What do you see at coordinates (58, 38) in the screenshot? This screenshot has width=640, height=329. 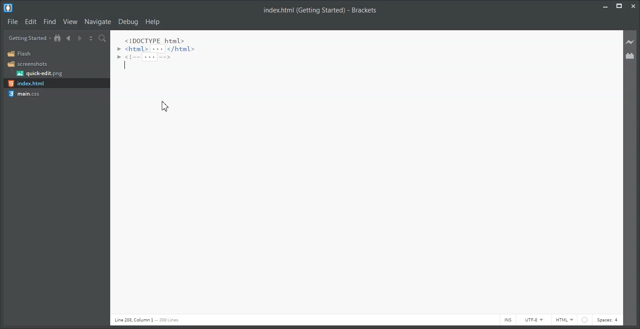 I see `Show in file tree` at bounding box center [58, 38].